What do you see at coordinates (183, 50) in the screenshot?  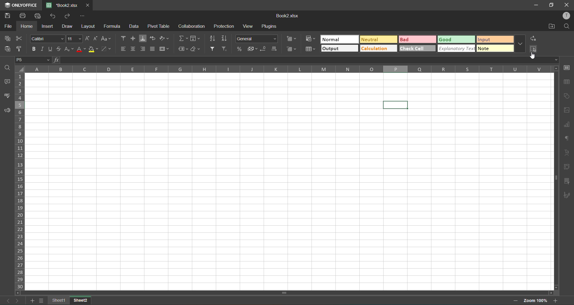 I see `named ranges` at bounding box center [183, 50].